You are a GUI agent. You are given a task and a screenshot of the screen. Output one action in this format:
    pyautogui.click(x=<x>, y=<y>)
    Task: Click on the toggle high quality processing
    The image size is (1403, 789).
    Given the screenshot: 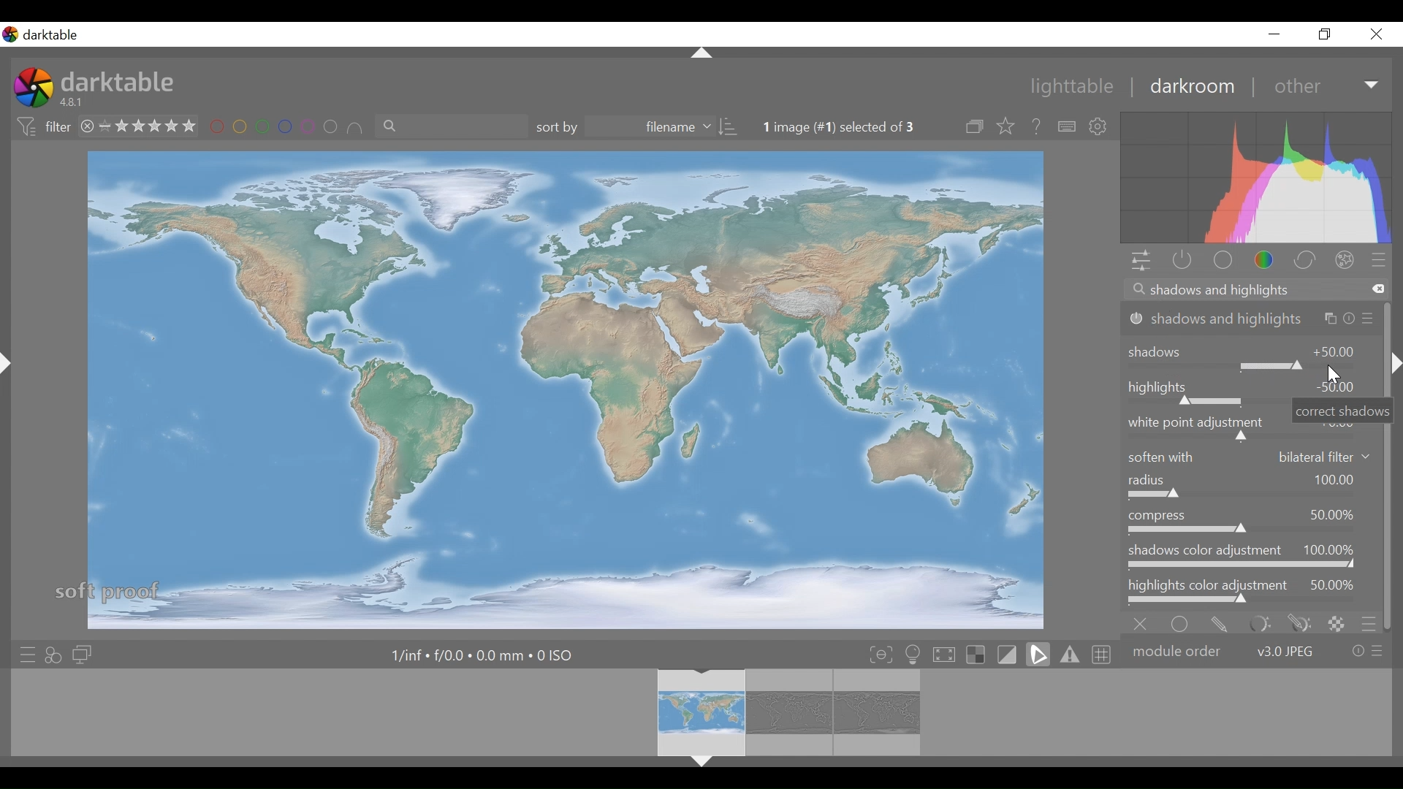 What is the action you would take?
    pyautogui.click(x=945, y=655)
    